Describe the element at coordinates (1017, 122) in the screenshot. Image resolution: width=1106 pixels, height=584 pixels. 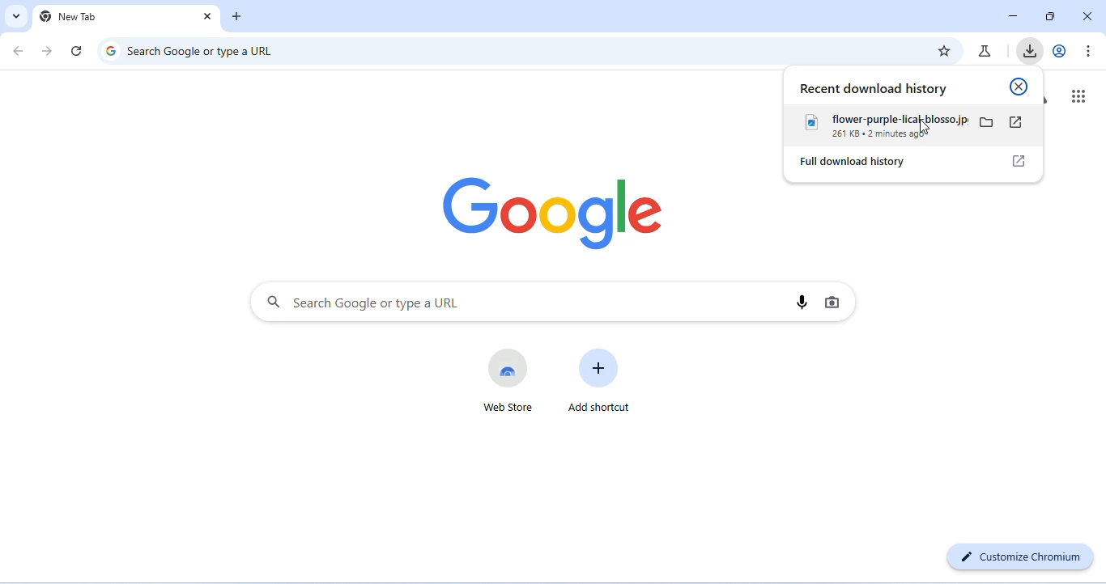
I see `open` at that location.